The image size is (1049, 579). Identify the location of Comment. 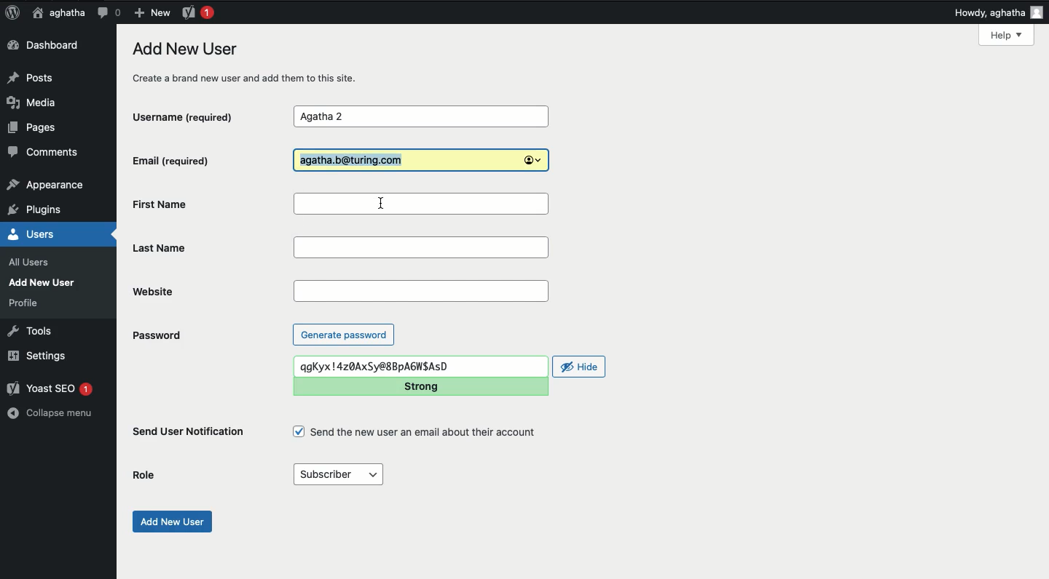
(109, 12).